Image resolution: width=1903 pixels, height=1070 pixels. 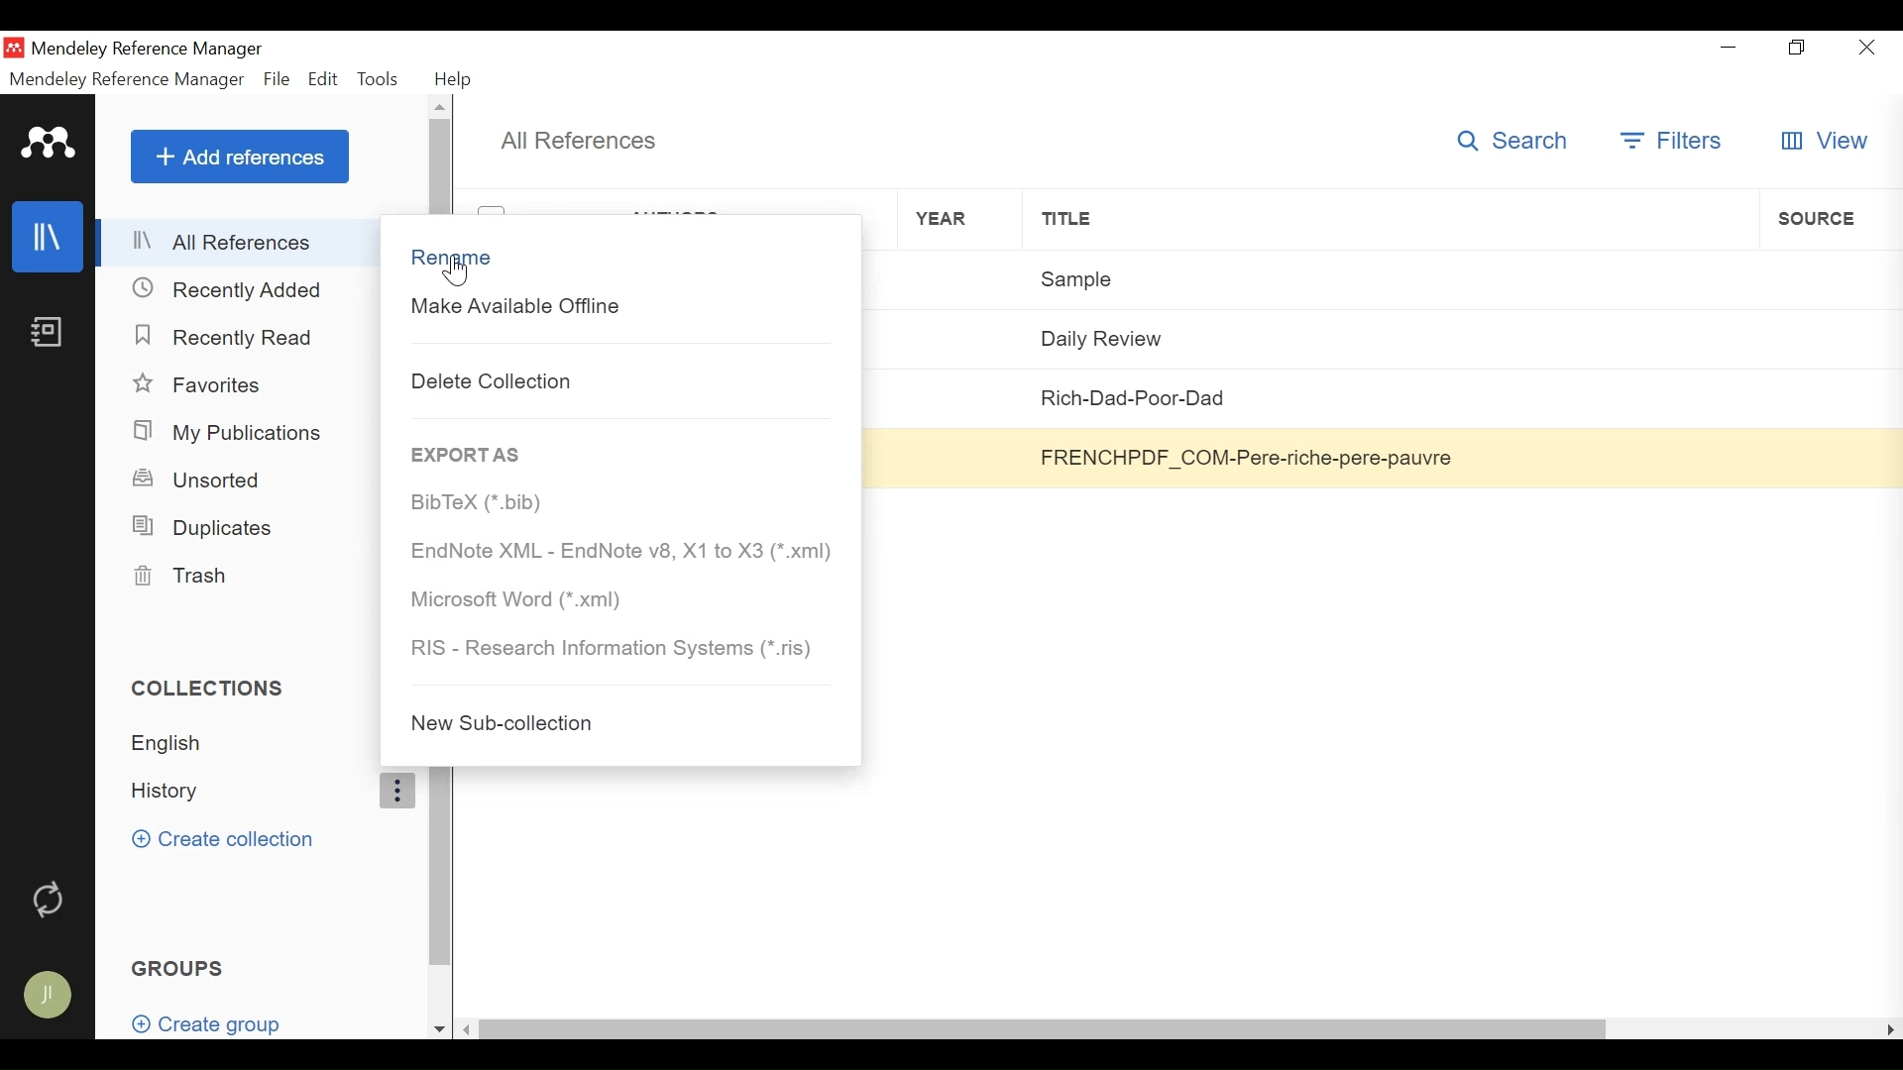 I want to click on Recently Read, so click(x=225, y=335).